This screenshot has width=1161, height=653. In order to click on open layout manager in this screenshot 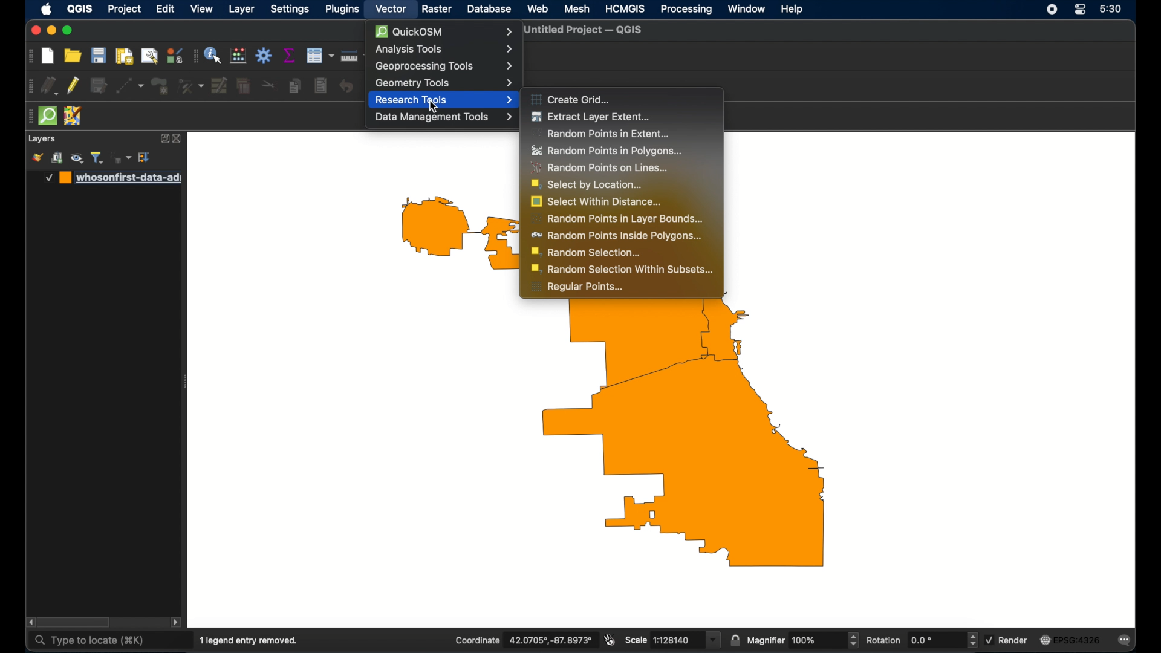, I will do `click(150, 55)`.